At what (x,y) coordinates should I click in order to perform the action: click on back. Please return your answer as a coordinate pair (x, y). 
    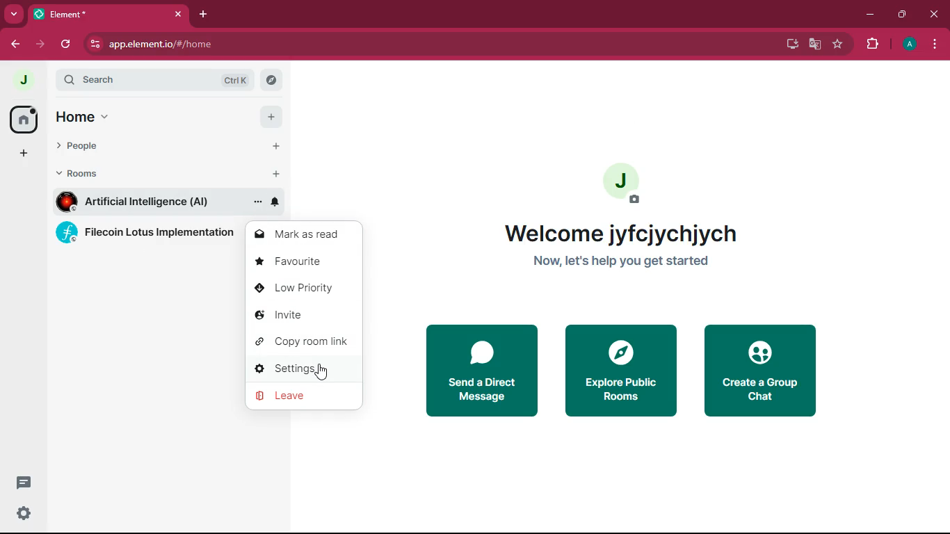
    Looking at the image, I should click on (16, 46).